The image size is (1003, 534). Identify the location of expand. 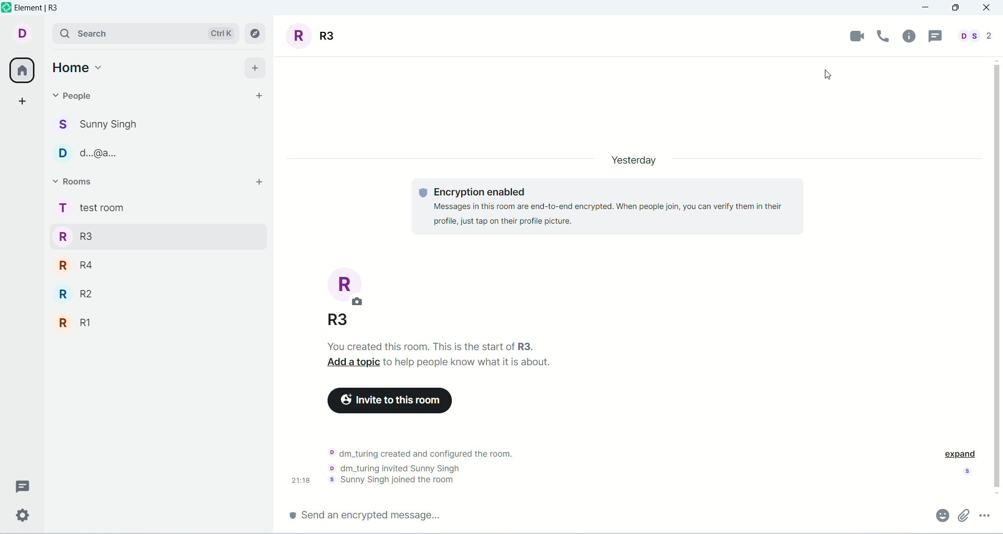
(959, 454).